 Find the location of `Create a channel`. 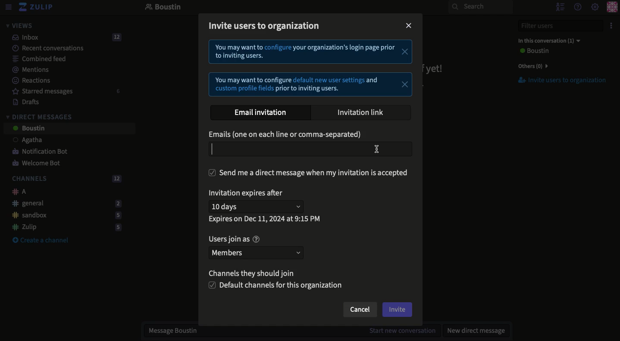

Create a channel is located at coordinates (41, 241).